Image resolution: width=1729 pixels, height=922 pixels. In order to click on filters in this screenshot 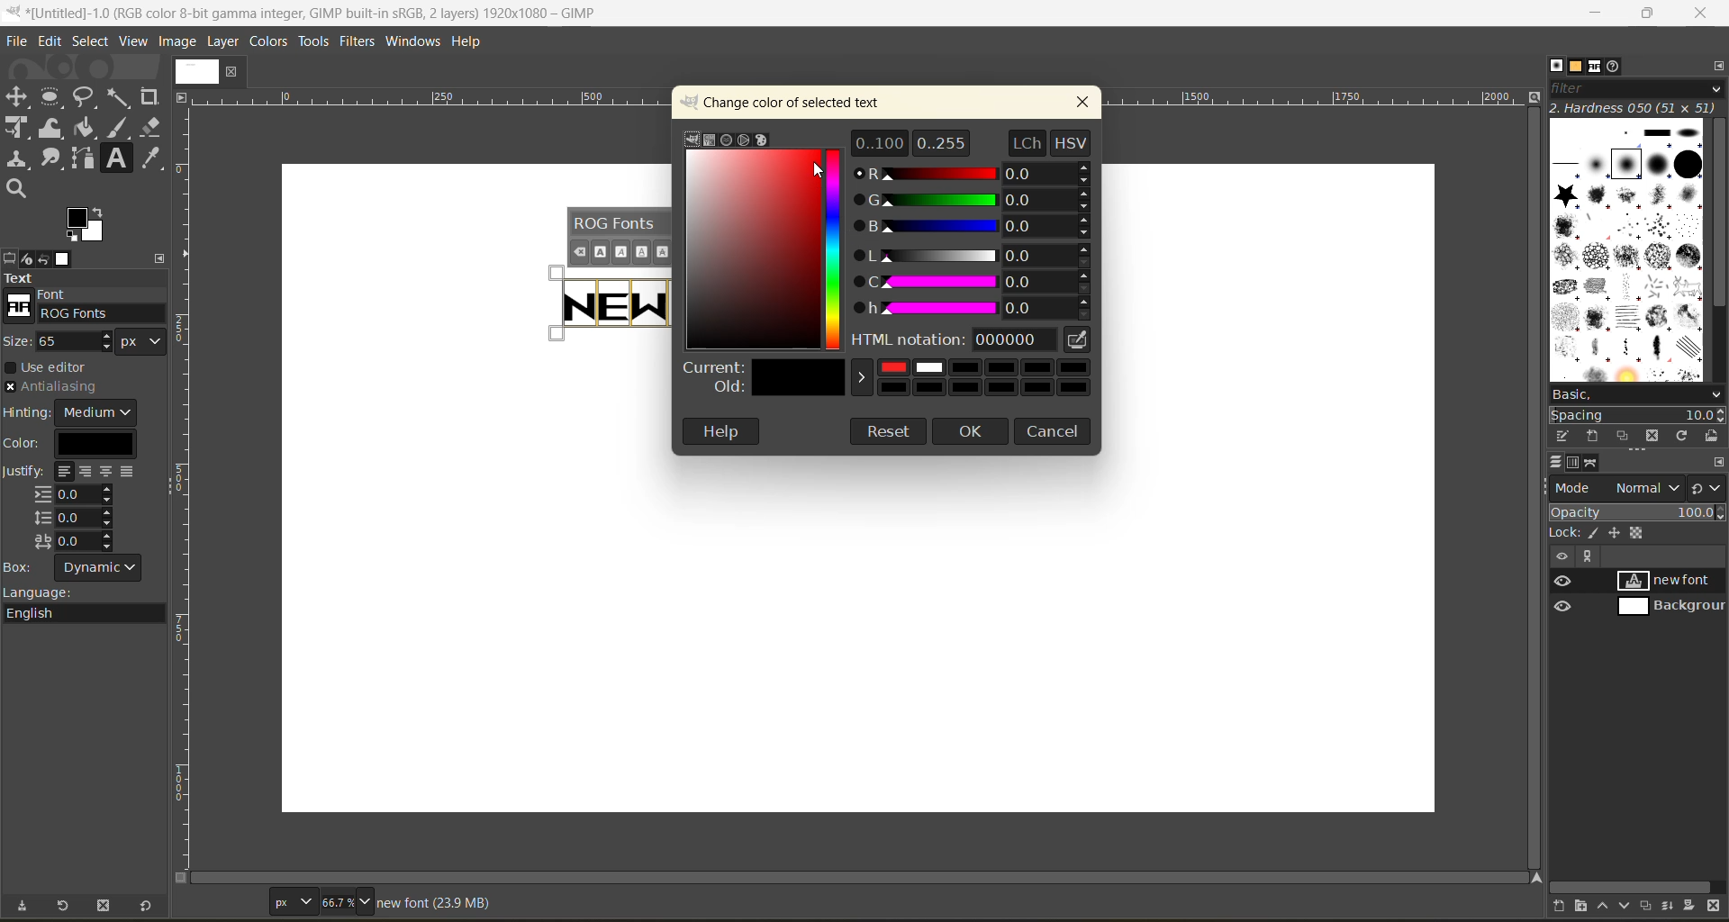, I will do `click(358, 45)`.